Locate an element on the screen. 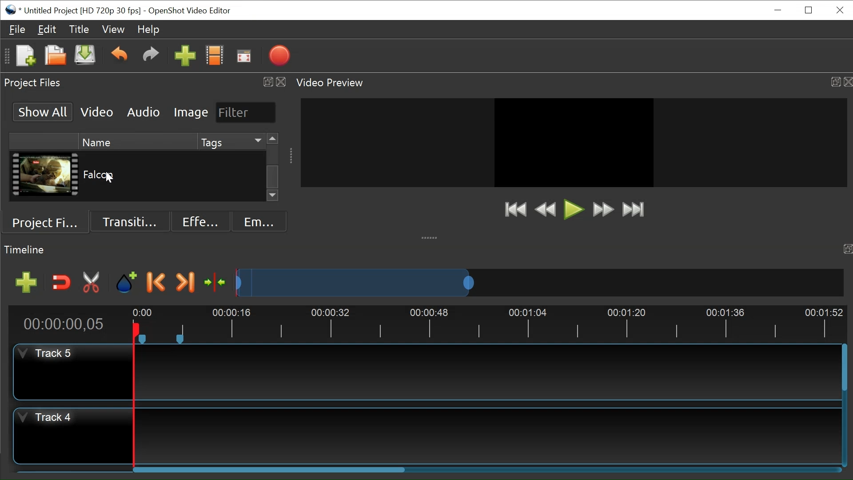 Image resolution: width=853 pixels, height=480 pixels. minimize is located at coordinates (779, 10).